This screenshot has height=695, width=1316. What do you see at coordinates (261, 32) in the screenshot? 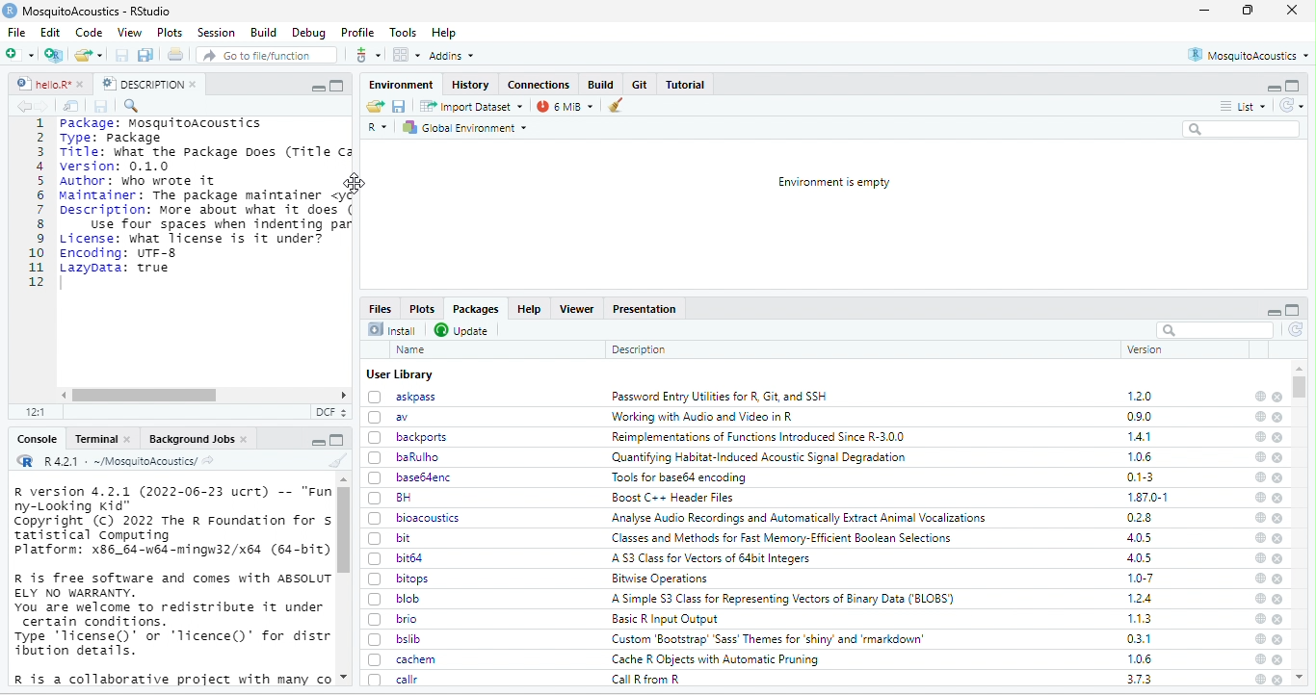
I see `Build` at bounding box center [261, 32].